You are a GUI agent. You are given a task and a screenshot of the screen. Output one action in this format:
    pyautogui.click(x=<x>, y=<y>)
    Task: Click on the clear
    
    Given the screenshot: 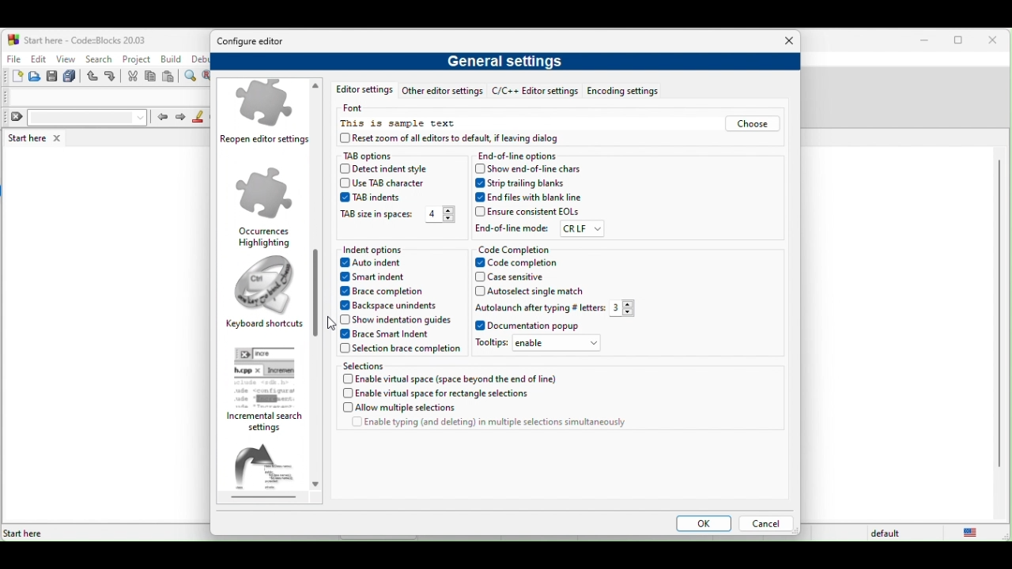 What is the action you would take?
    pyautogui.click(x=76, y=118)
    